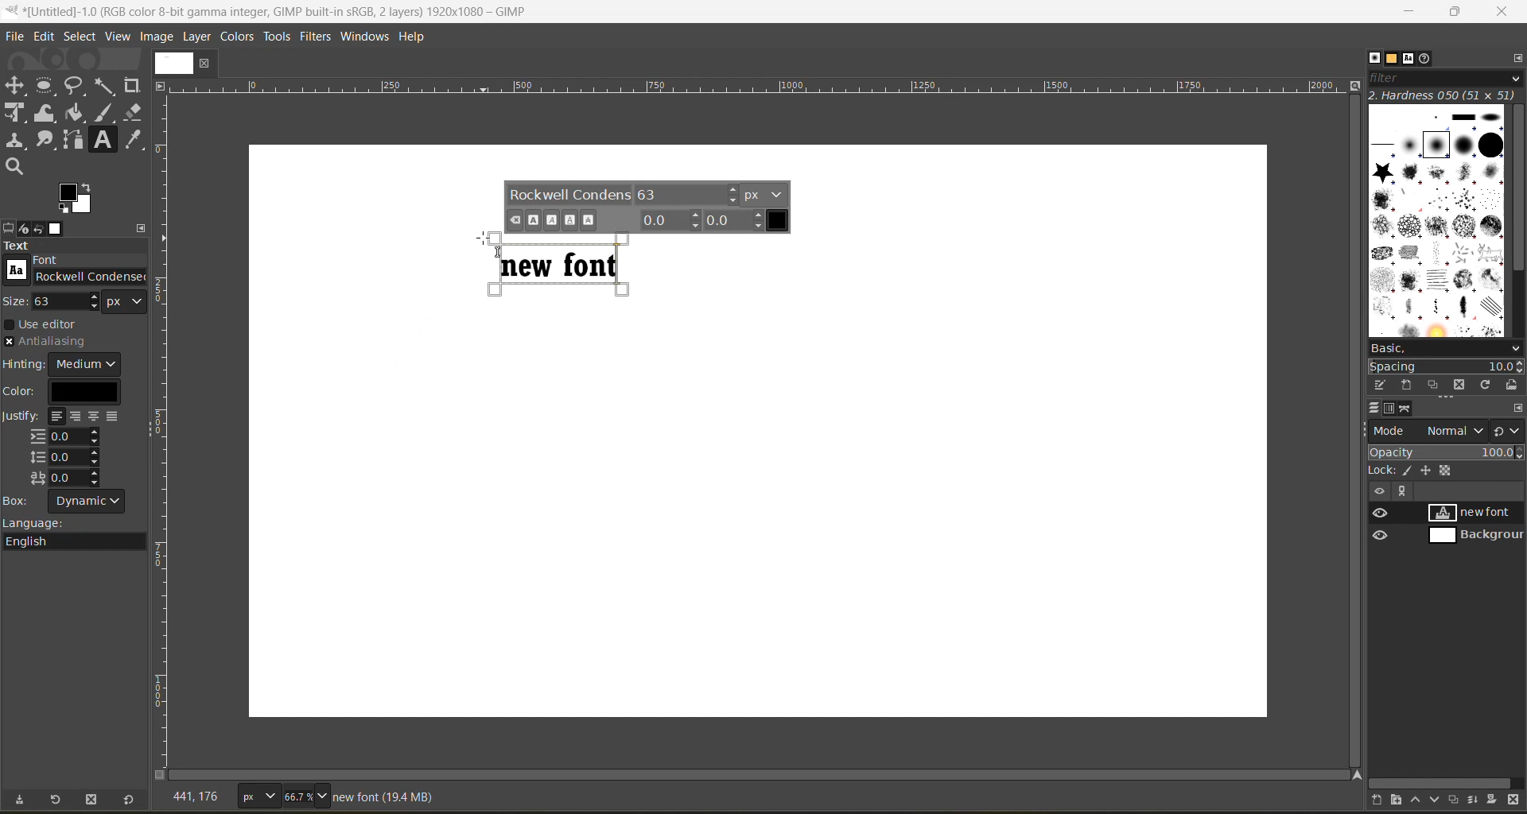  What do you see at coordinates (1442, 783) in the screenshot?
I see `horizontal scroll bar` at bounding box center [1442, 783].